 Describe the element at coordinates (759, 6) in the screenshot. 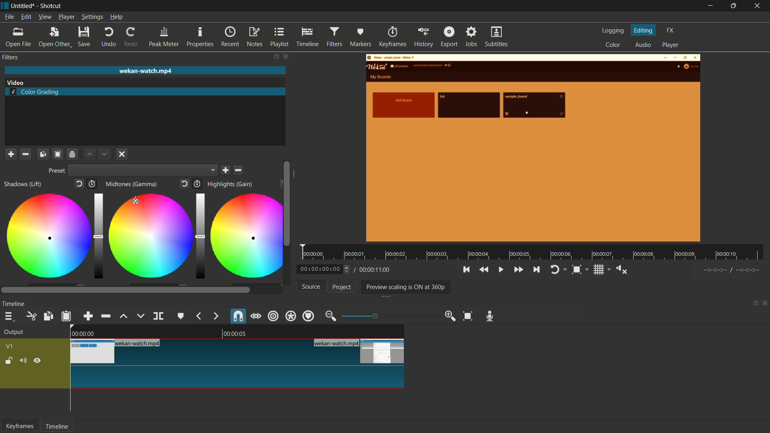

I see `close app` at that location.